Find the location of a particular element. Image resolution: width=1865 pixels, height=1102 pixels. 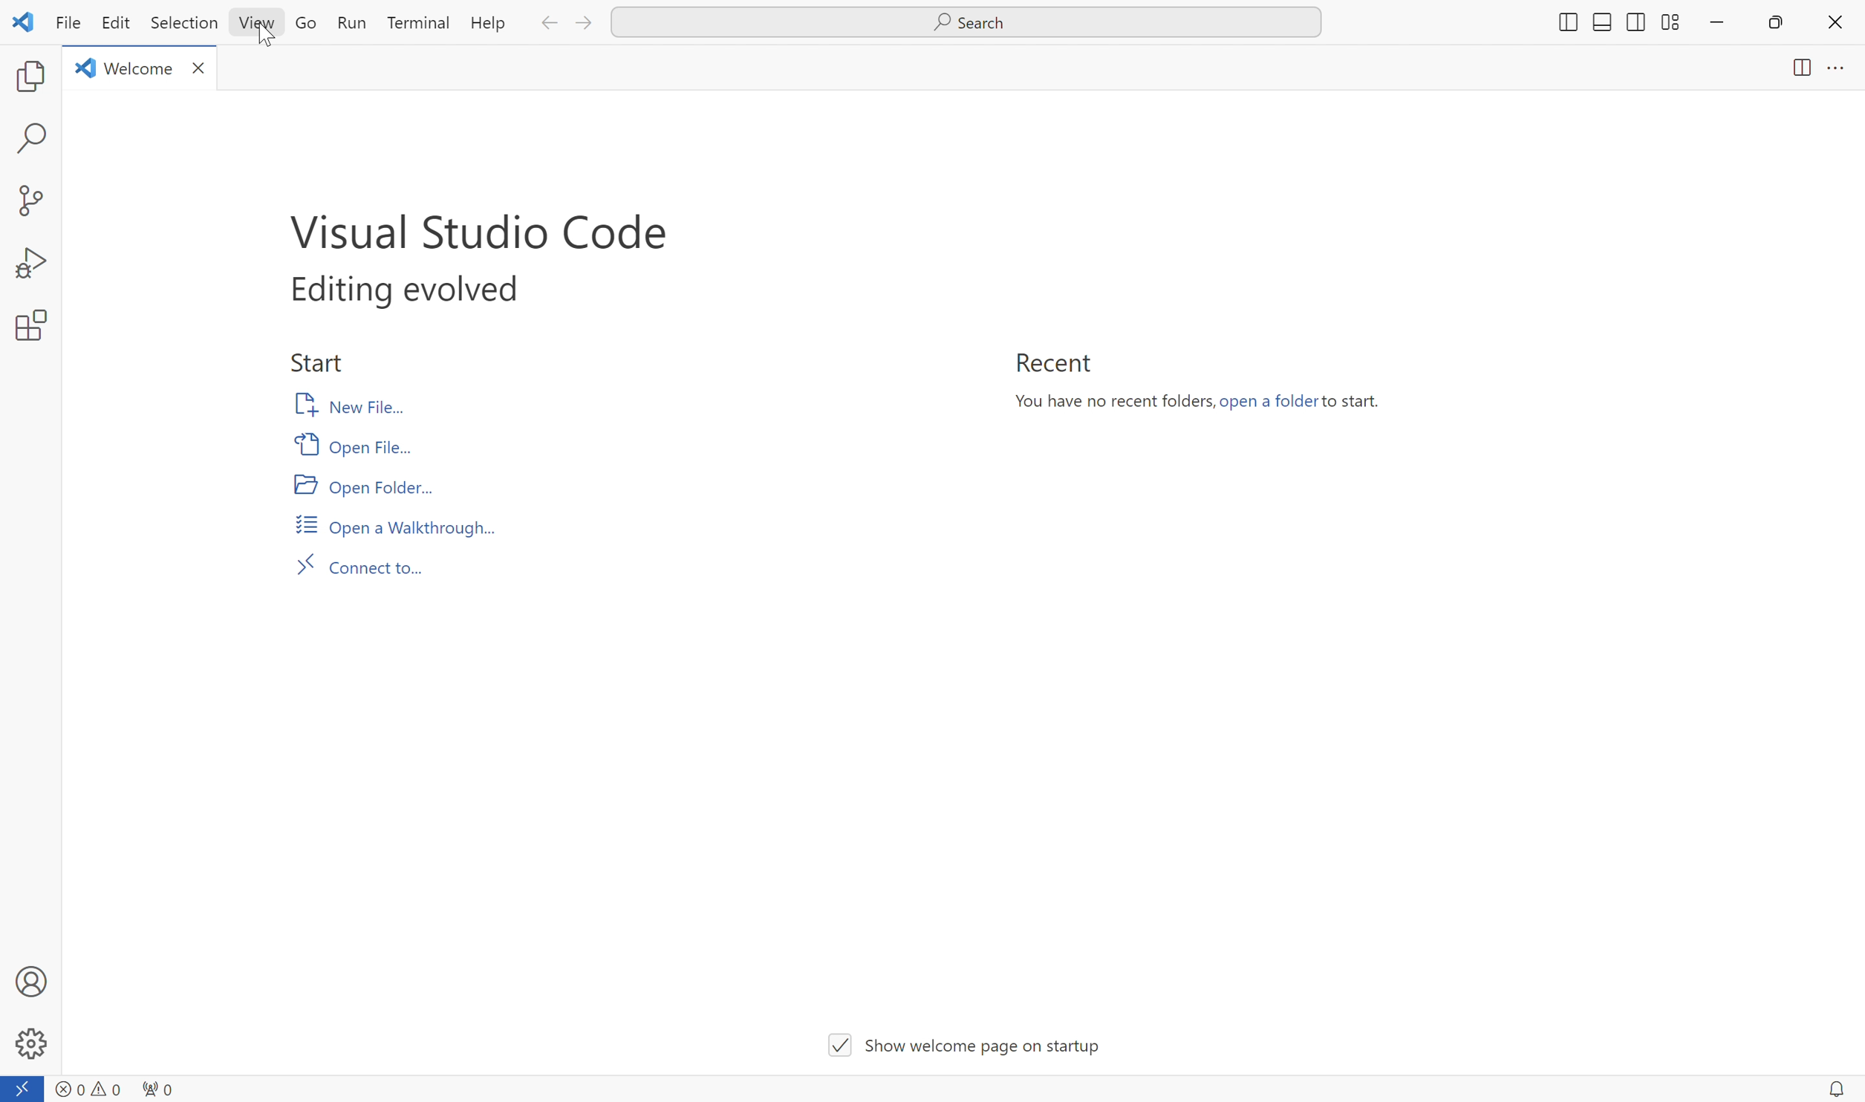

pages is located at coordinates (1796, 69).